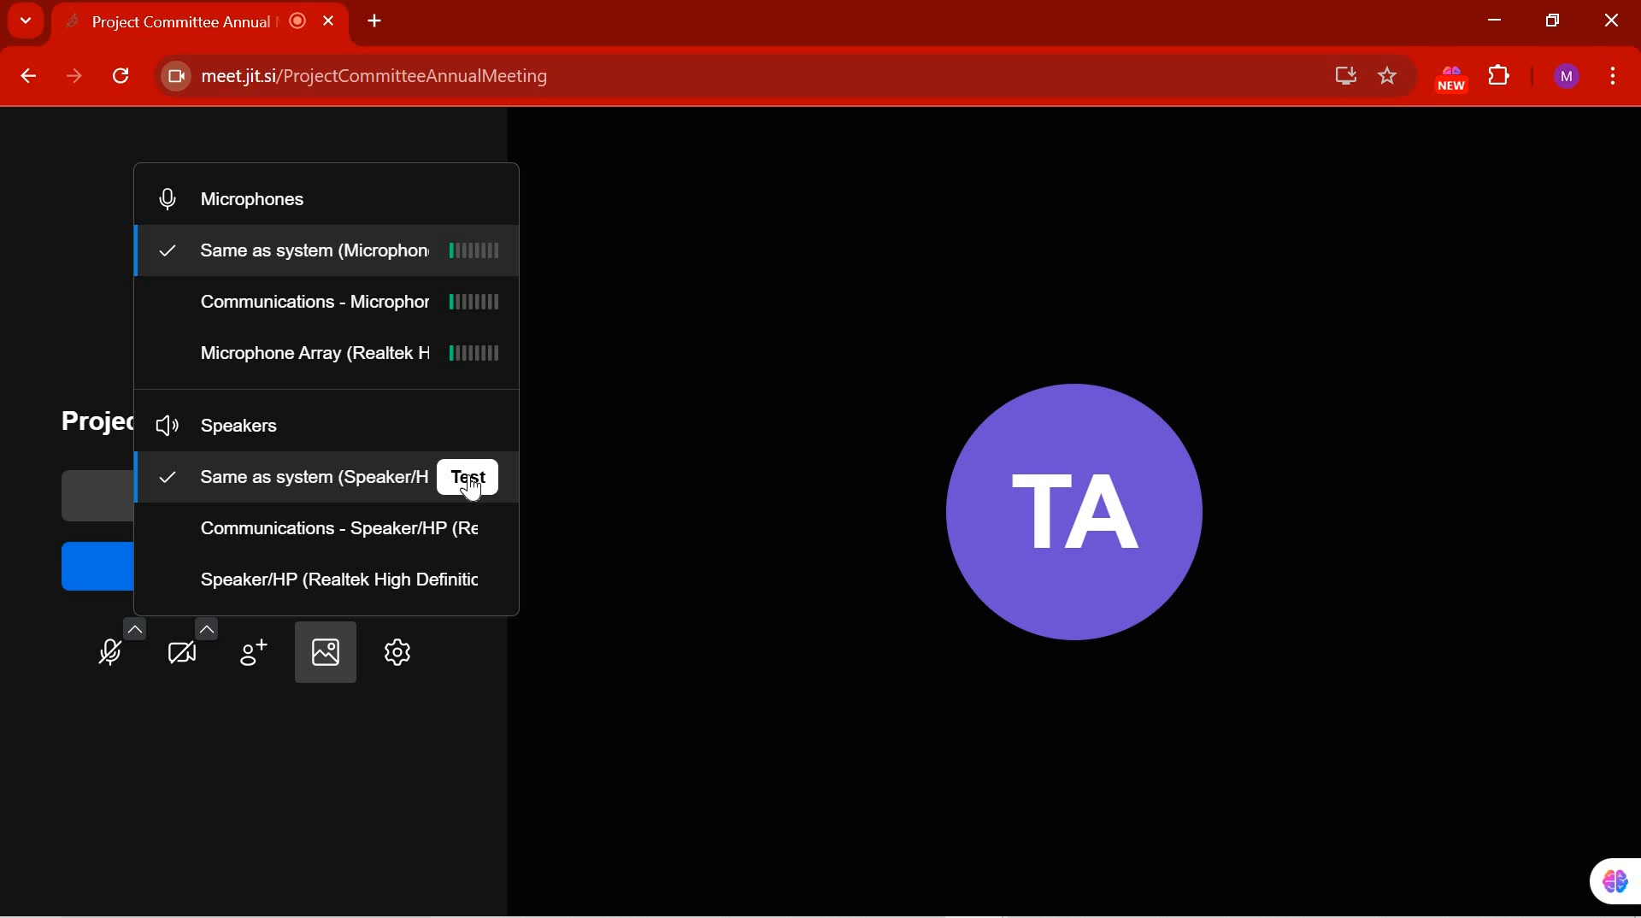 The image size is (1641, 918). What do you see at coordinates (1493, 21) in the screenshot?
I see `MINIMIZE` at bounding box center [1493, 21].